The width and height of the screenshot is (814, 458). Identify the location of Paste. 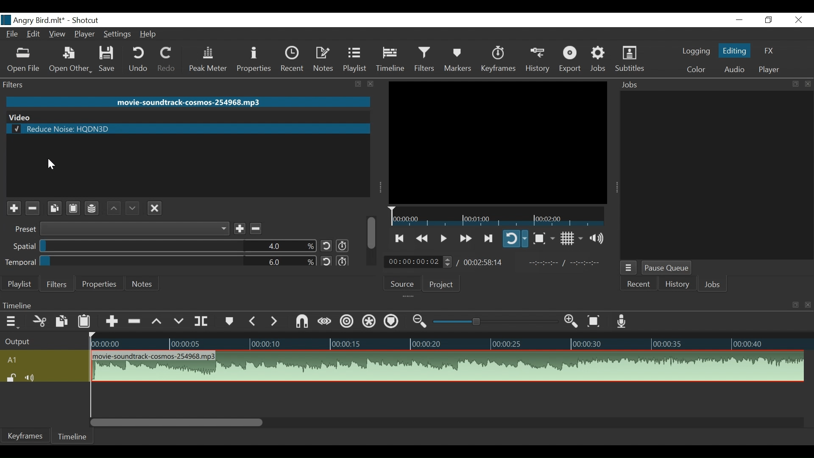
(85, 321).